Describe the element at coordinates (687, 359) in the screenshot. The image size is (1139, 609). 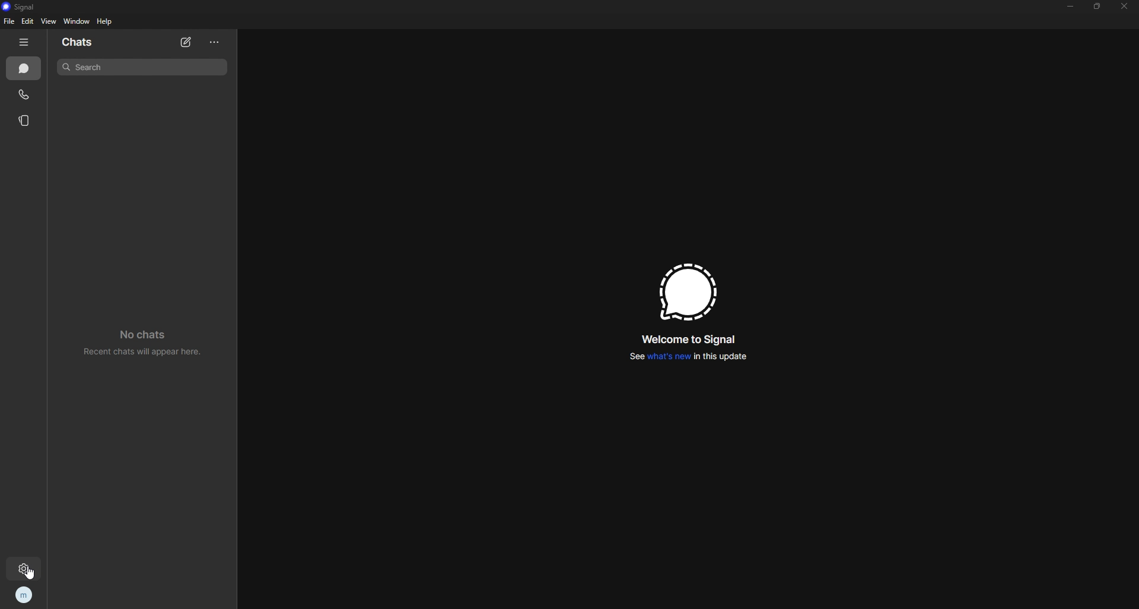
I see `see whats new in this update` at that location.